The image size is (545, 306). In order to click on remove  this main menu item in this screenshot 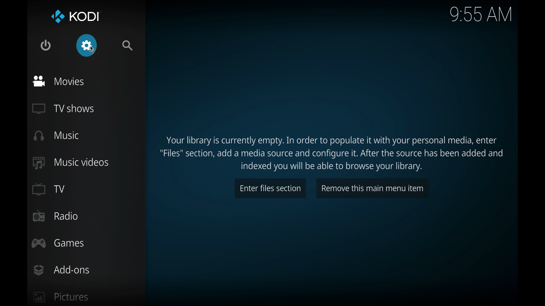, I will do `click(372, 188)`.